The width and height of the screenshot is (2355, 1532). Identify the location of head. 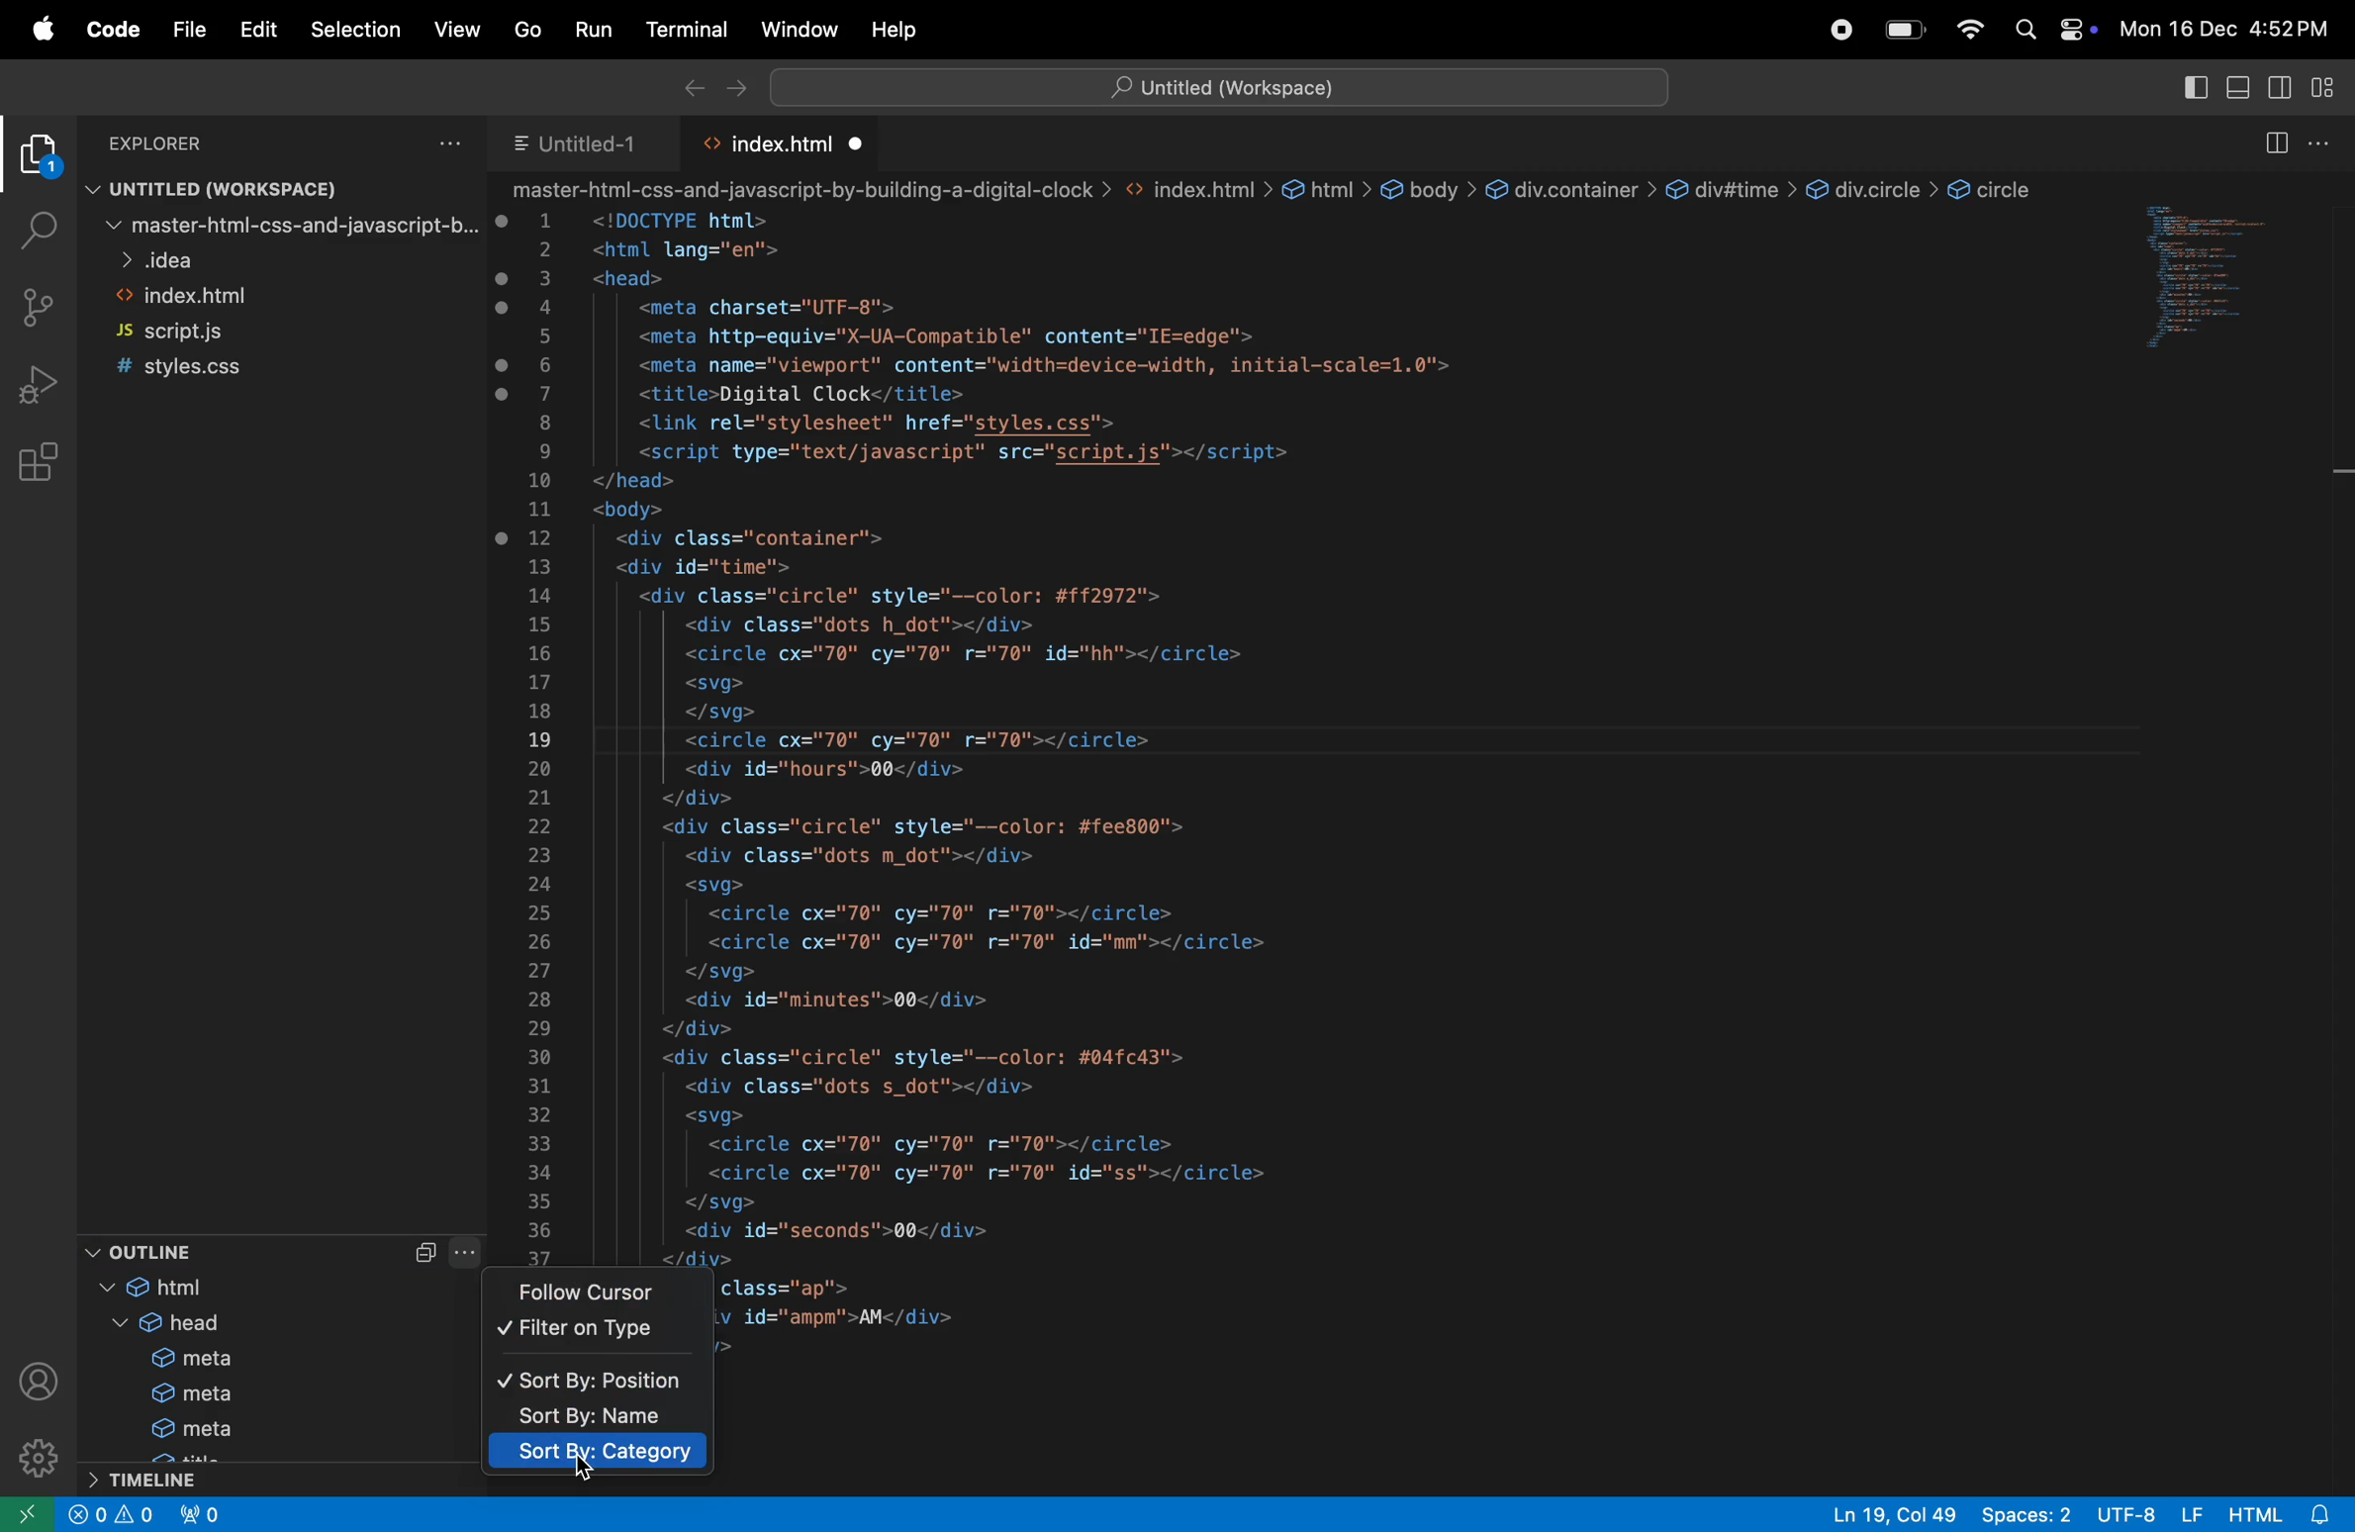
(165, 1324).